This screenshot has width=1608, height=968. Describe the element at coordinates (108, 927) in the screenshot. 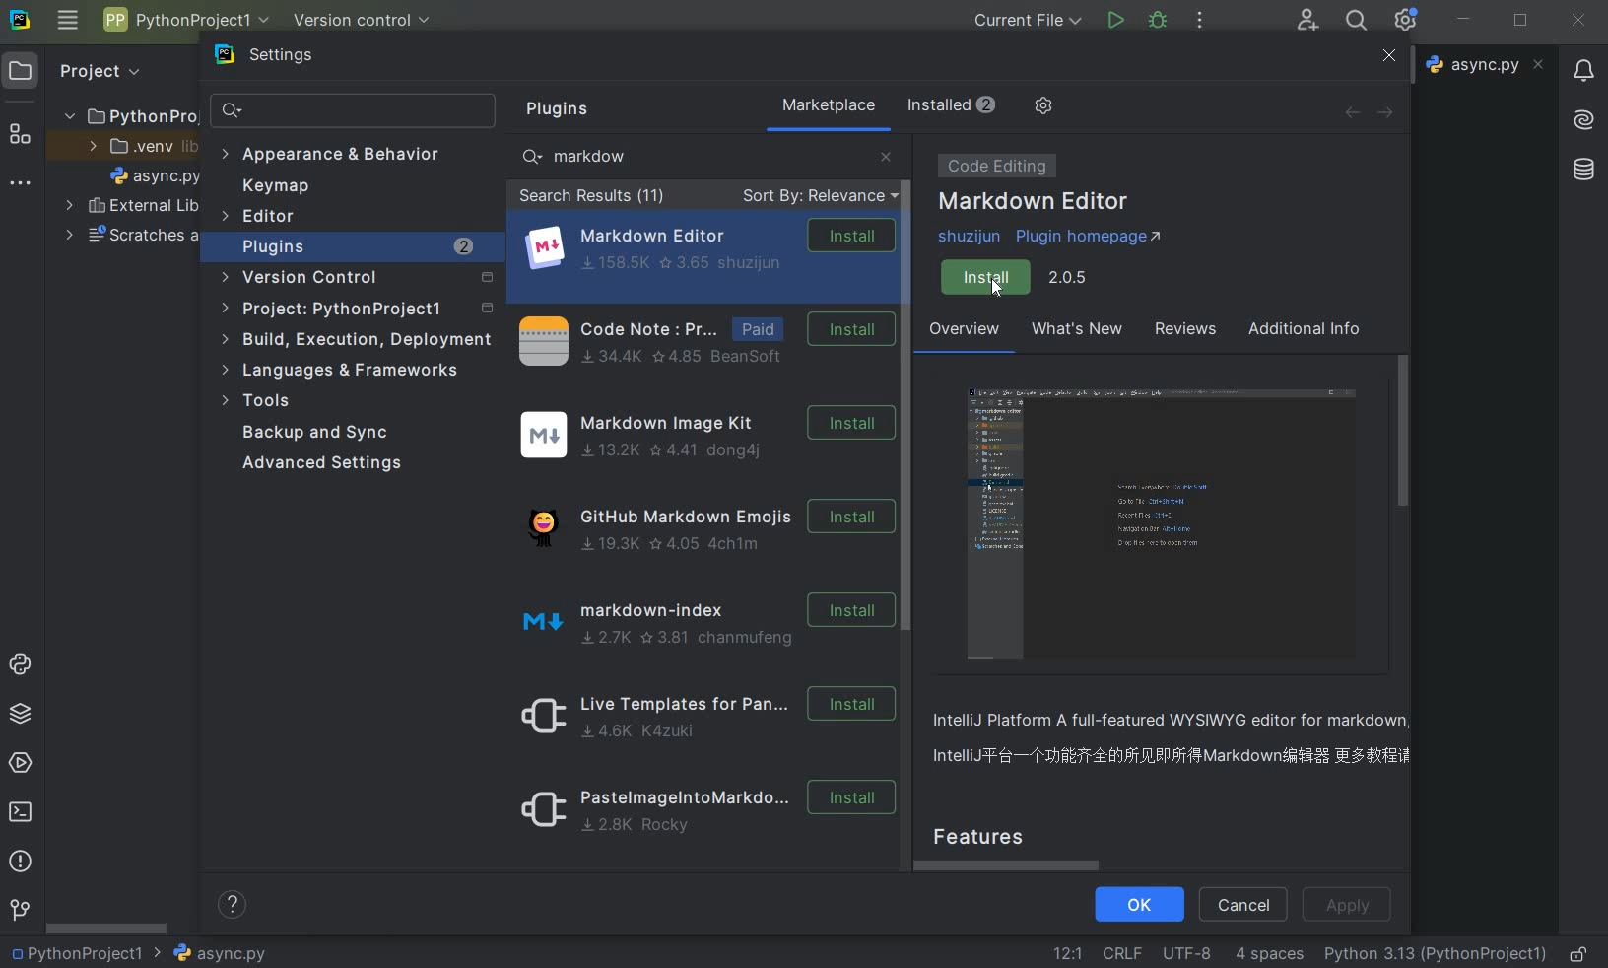

I see `scrollbar` at that location.